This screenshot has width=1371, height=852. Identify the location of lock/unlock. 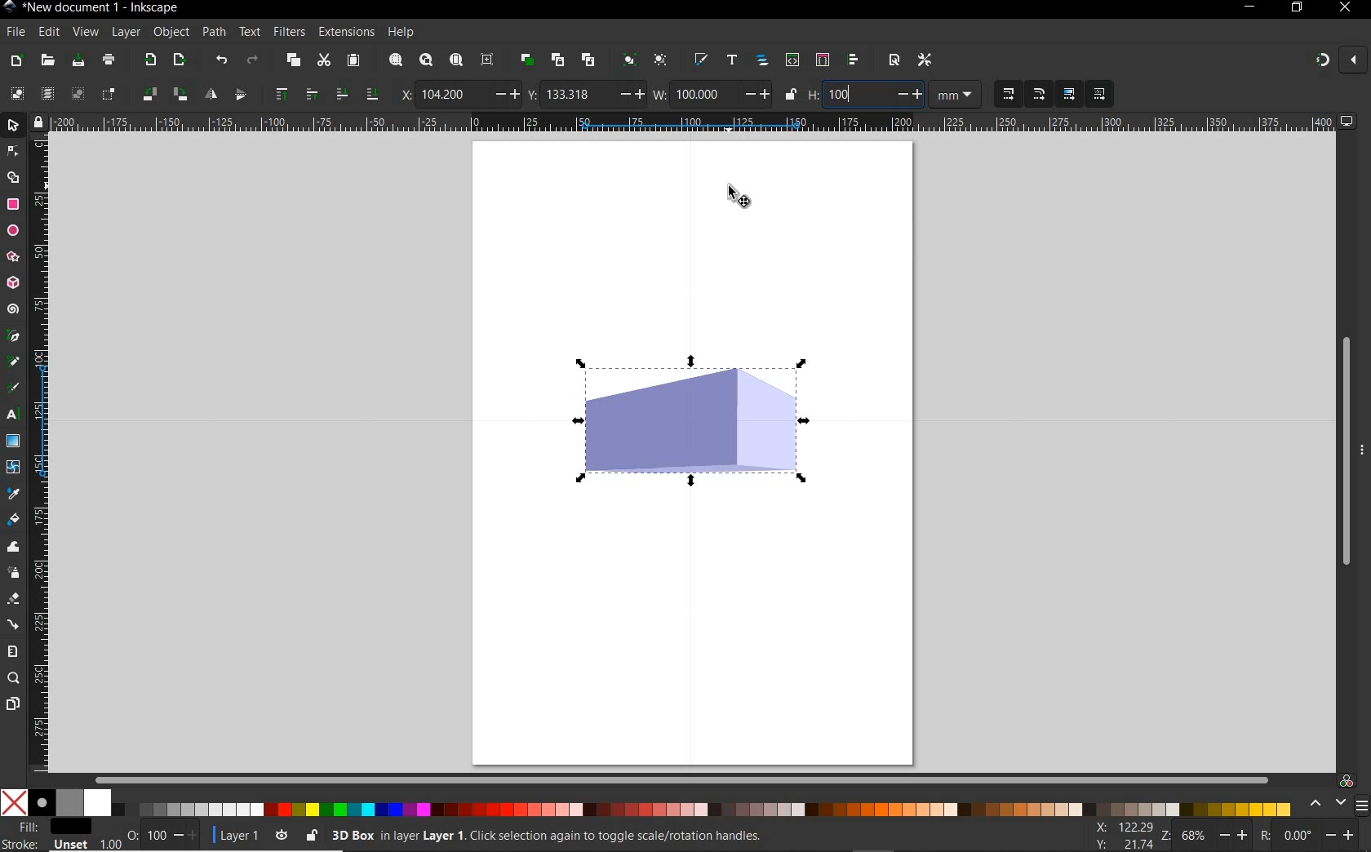
(791, 95).